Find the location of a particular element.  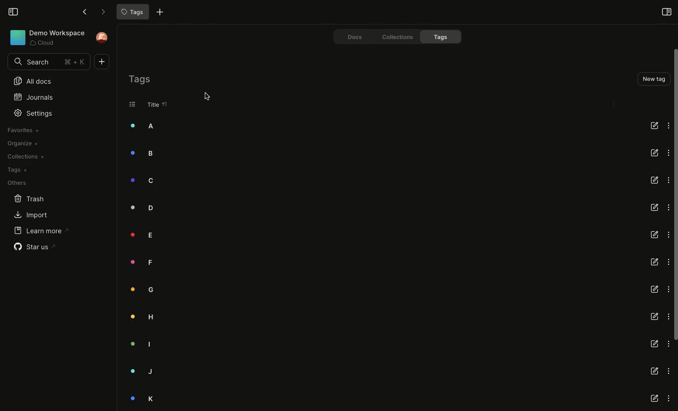

Options is located at coordinates (667, 125).